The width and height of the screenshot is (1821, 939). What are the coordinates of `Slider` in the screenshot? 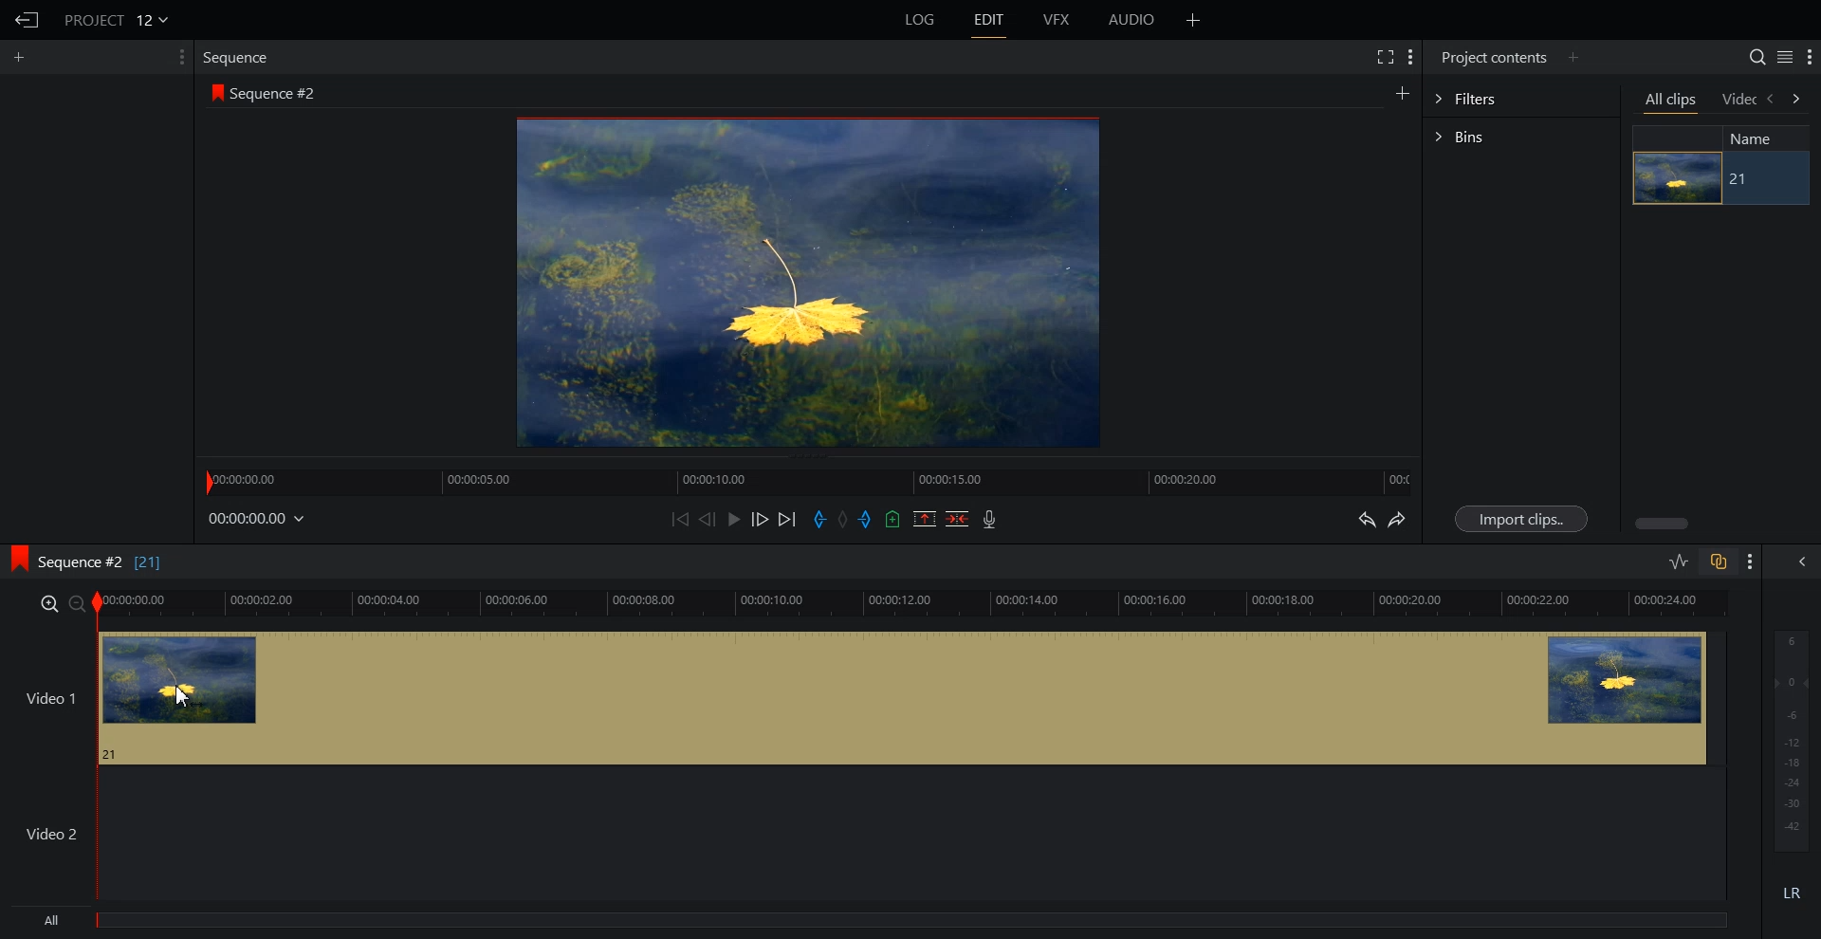 It's located at (809, 480).